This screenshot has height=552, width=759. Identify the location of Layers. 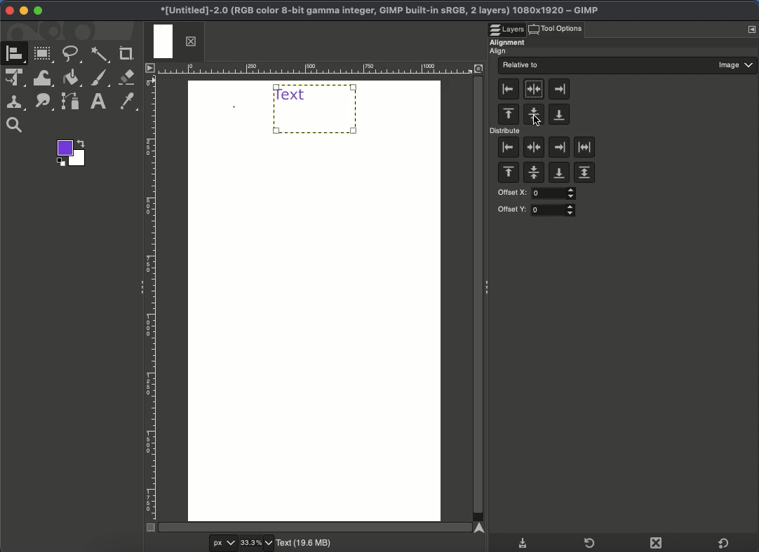
(508, 25).